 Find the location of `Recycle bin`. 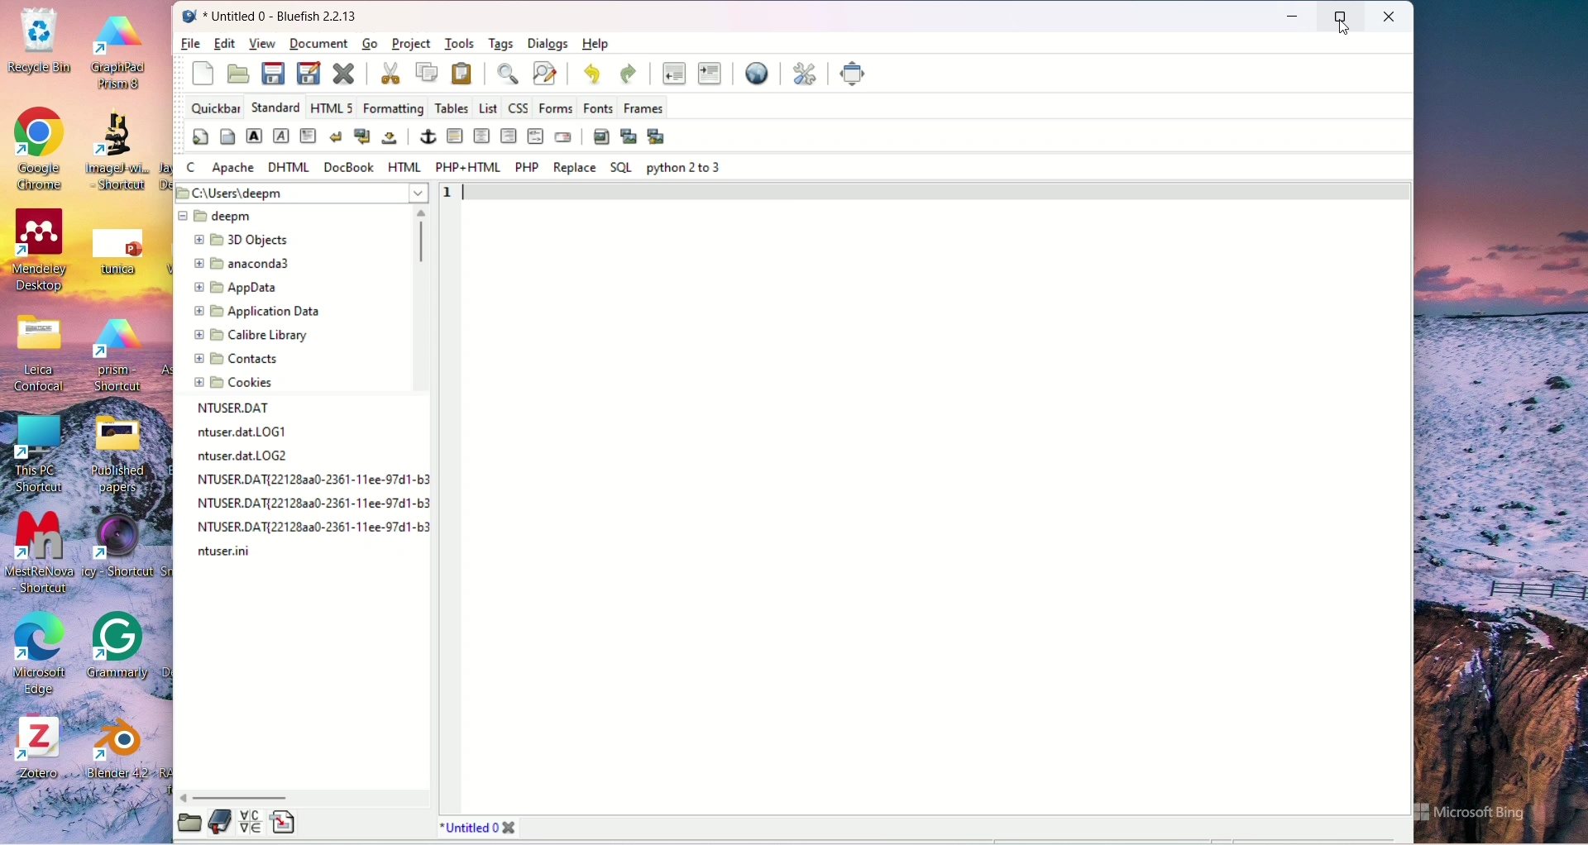

Recycle bin is located at coordinates (41, 43).